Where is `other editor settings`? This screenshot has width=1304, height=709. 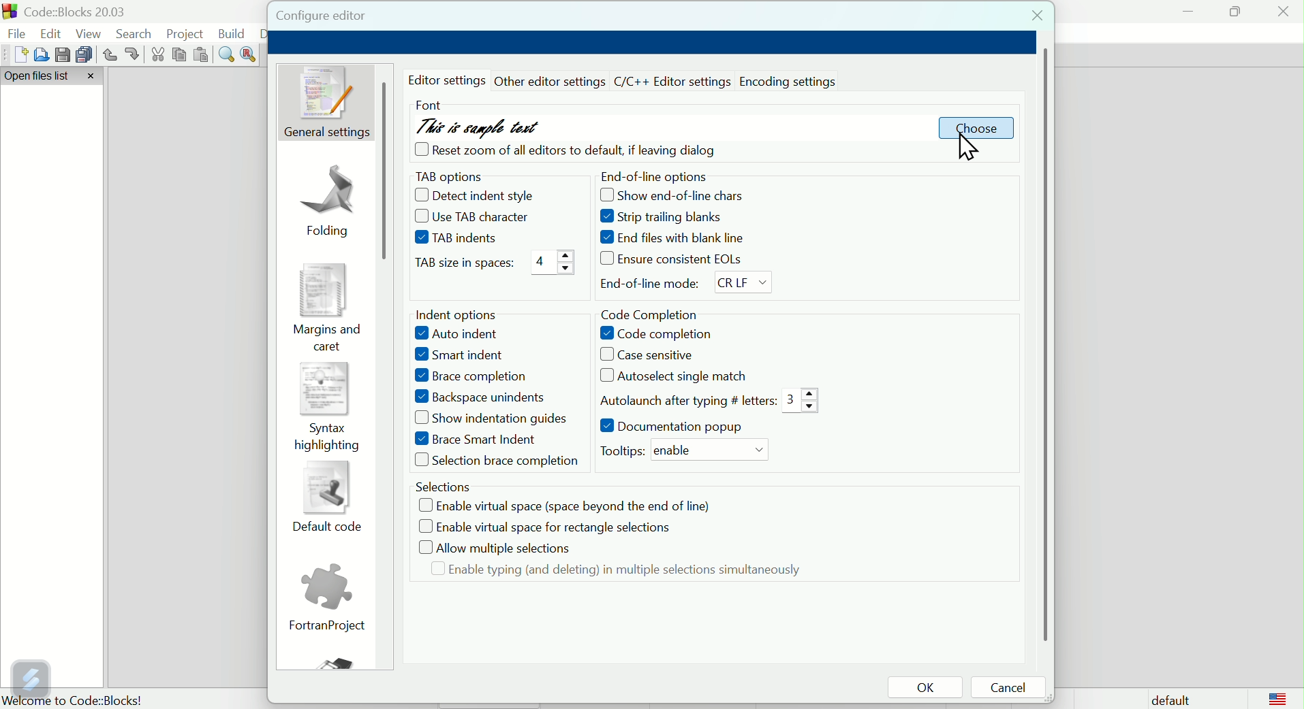 other editor settings is located at coordinates (551, 81).